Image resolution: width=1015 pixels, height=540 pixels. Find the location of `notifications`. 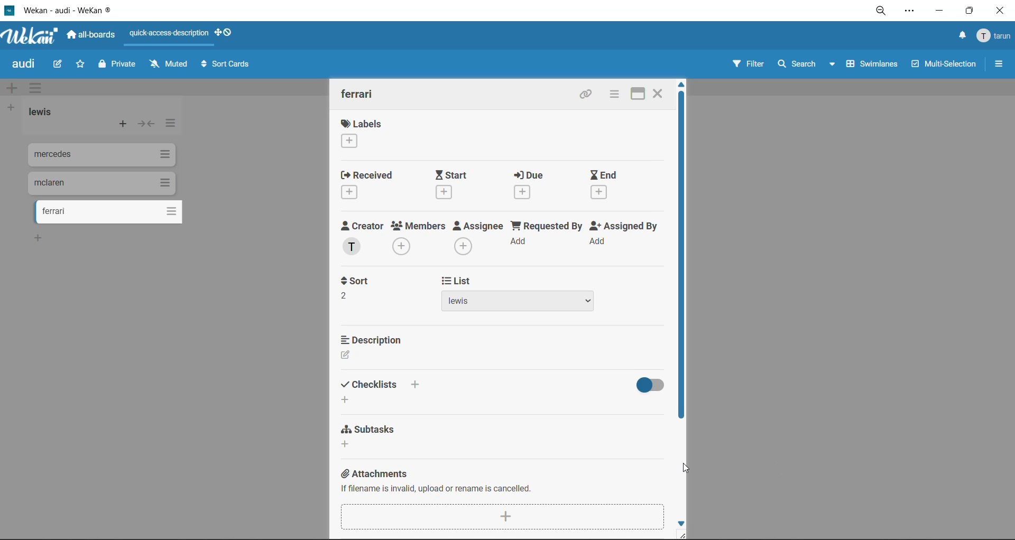

notifications is located at coordinates (963, 35).